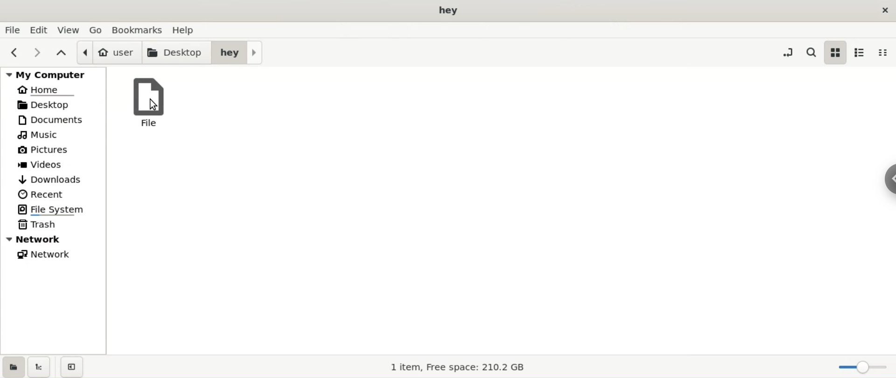  What do you see at coordinates (70, 30) in the screenshot?
I see `view` at bounding box center [70, 30].